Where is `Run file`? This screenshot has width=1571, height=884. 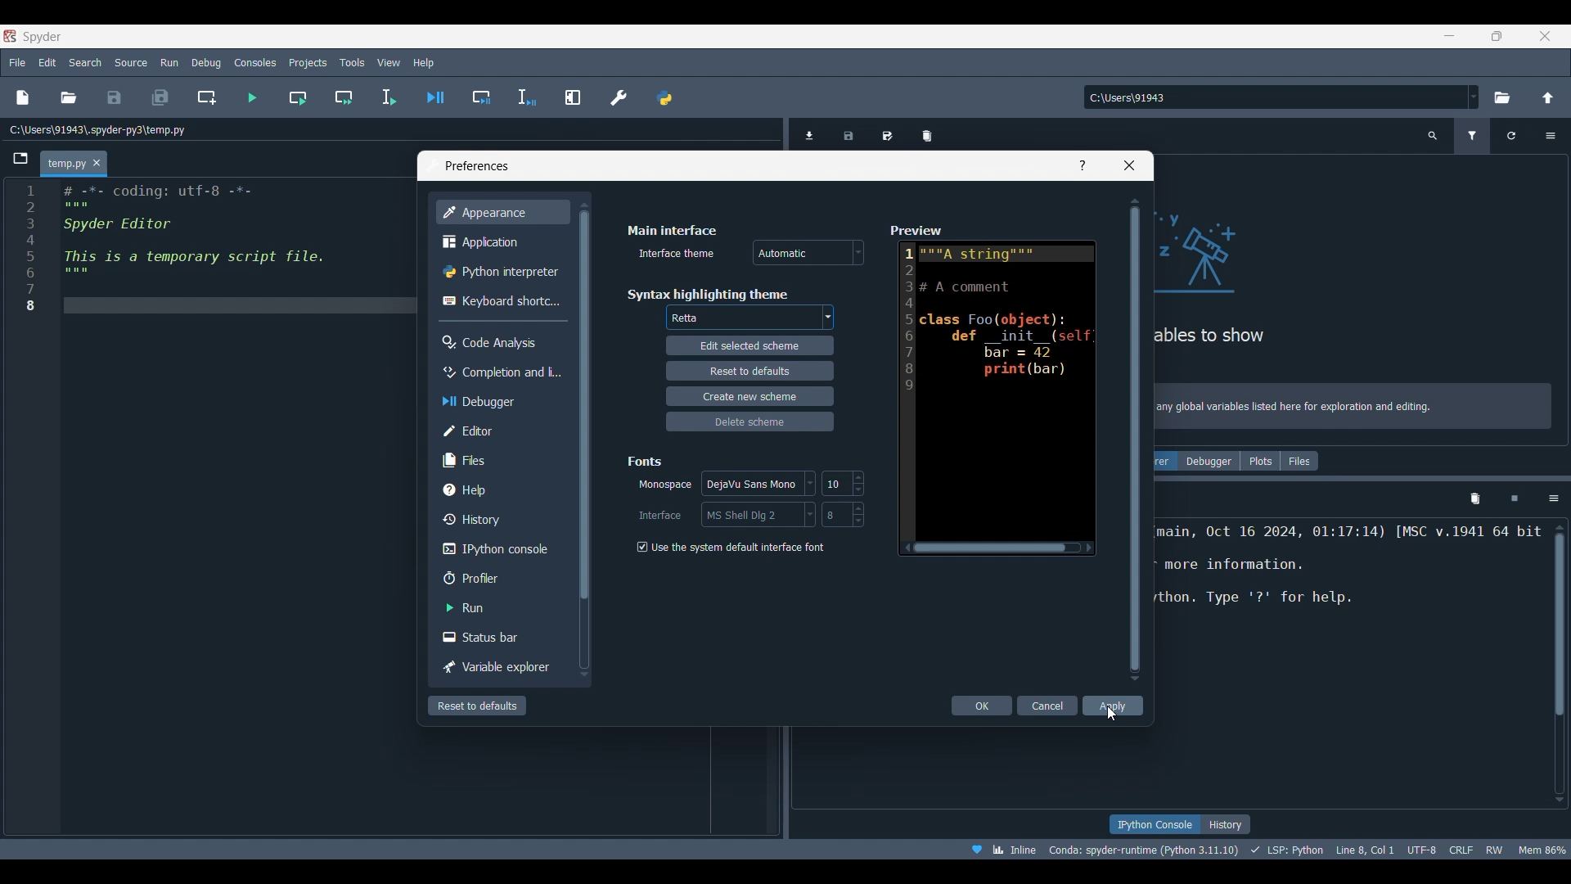 Run file is located at coordinates (252, 97).